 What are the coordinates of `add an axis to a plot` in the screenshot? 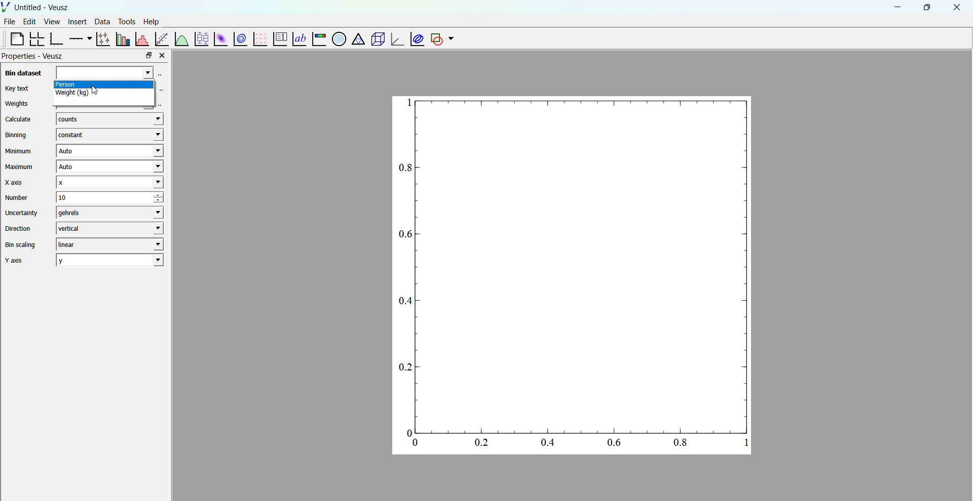 It's located at (79, 38).